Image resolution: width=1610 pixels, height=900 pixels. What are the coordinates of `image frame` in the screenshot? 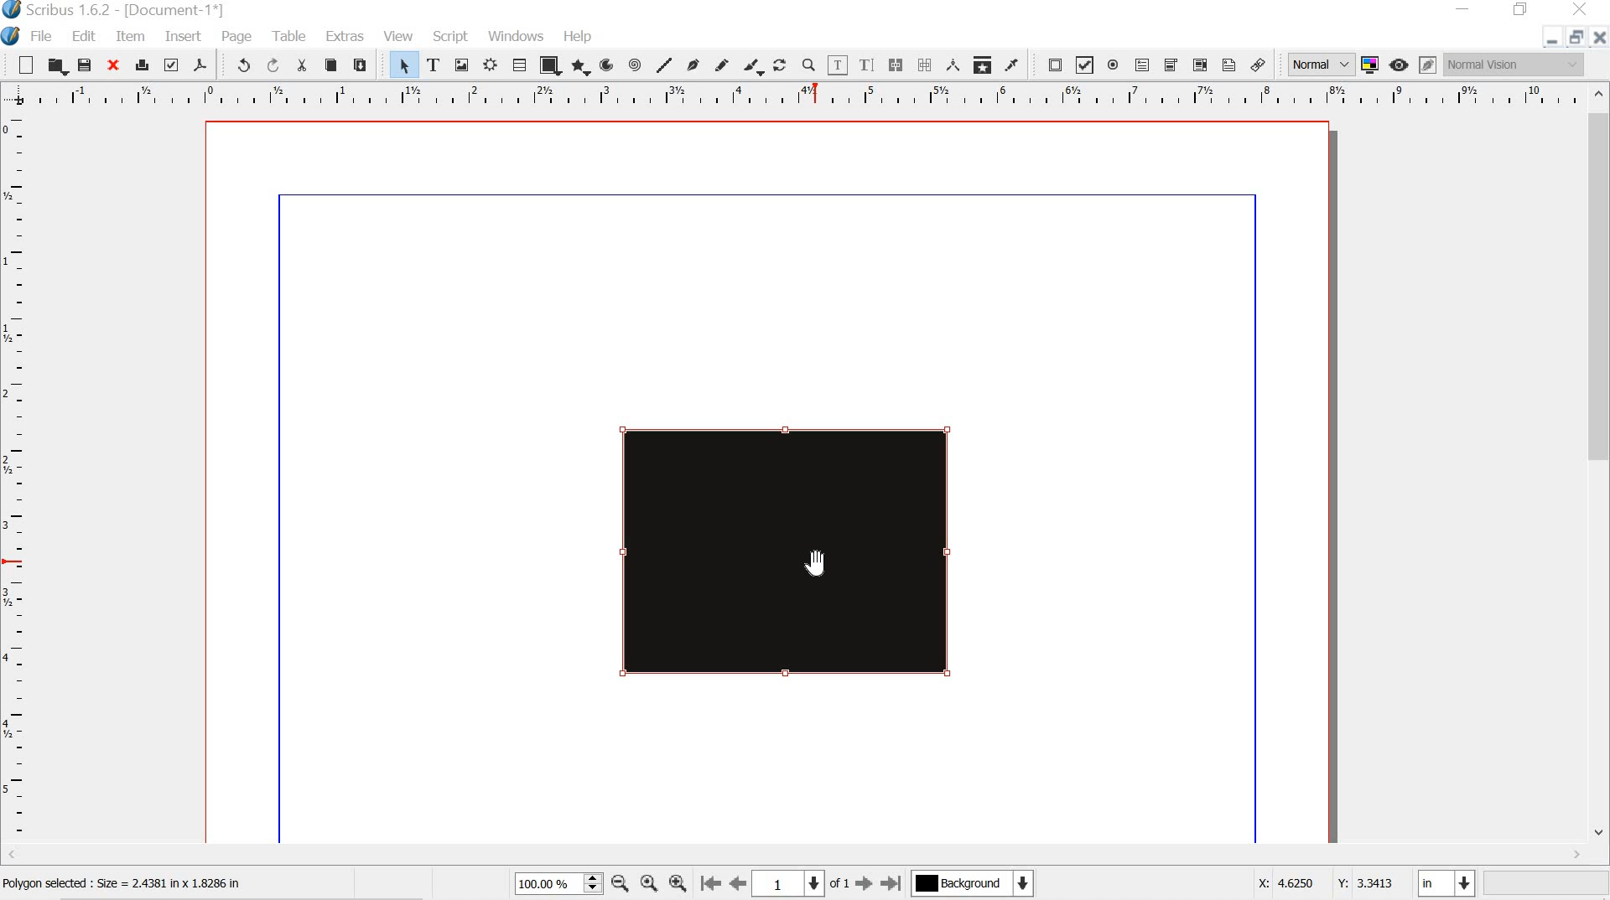 It's located at (462, 65).